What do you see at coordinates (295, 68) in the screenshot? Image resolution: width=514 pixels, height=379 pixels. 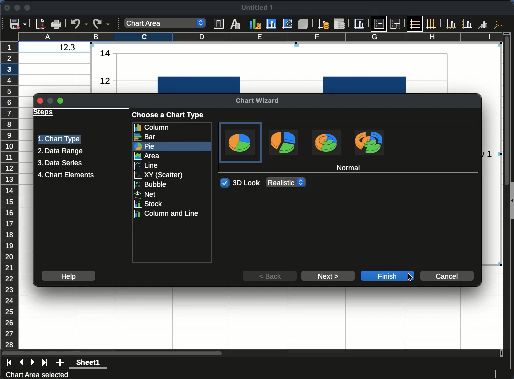 I see `Normal bar column chart` at bounding box center [295, 68].